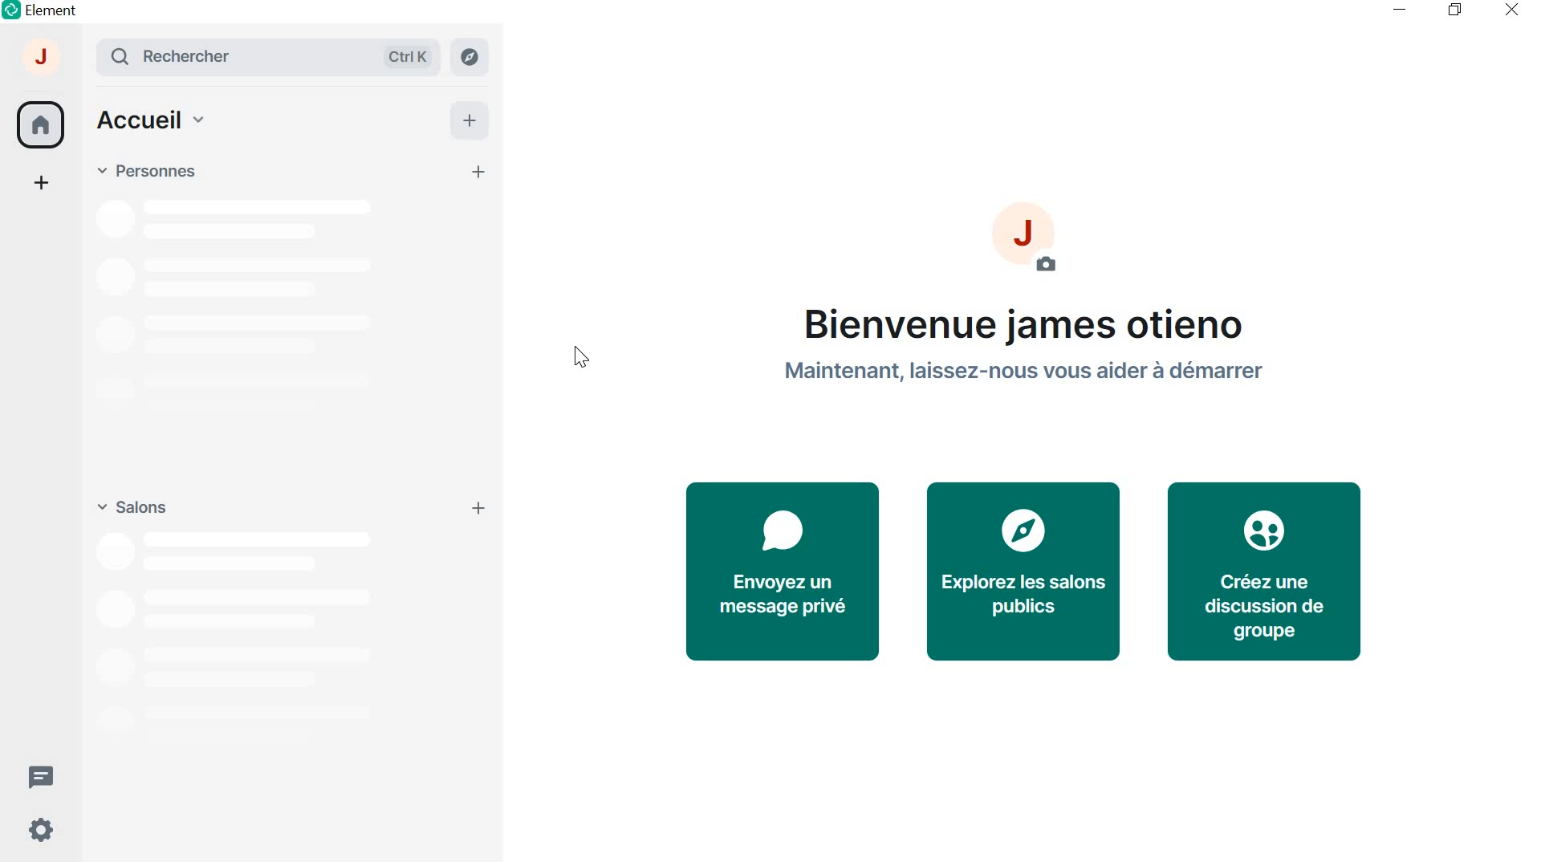  I want to click on CREATE A SPACE, so click(43, 185).